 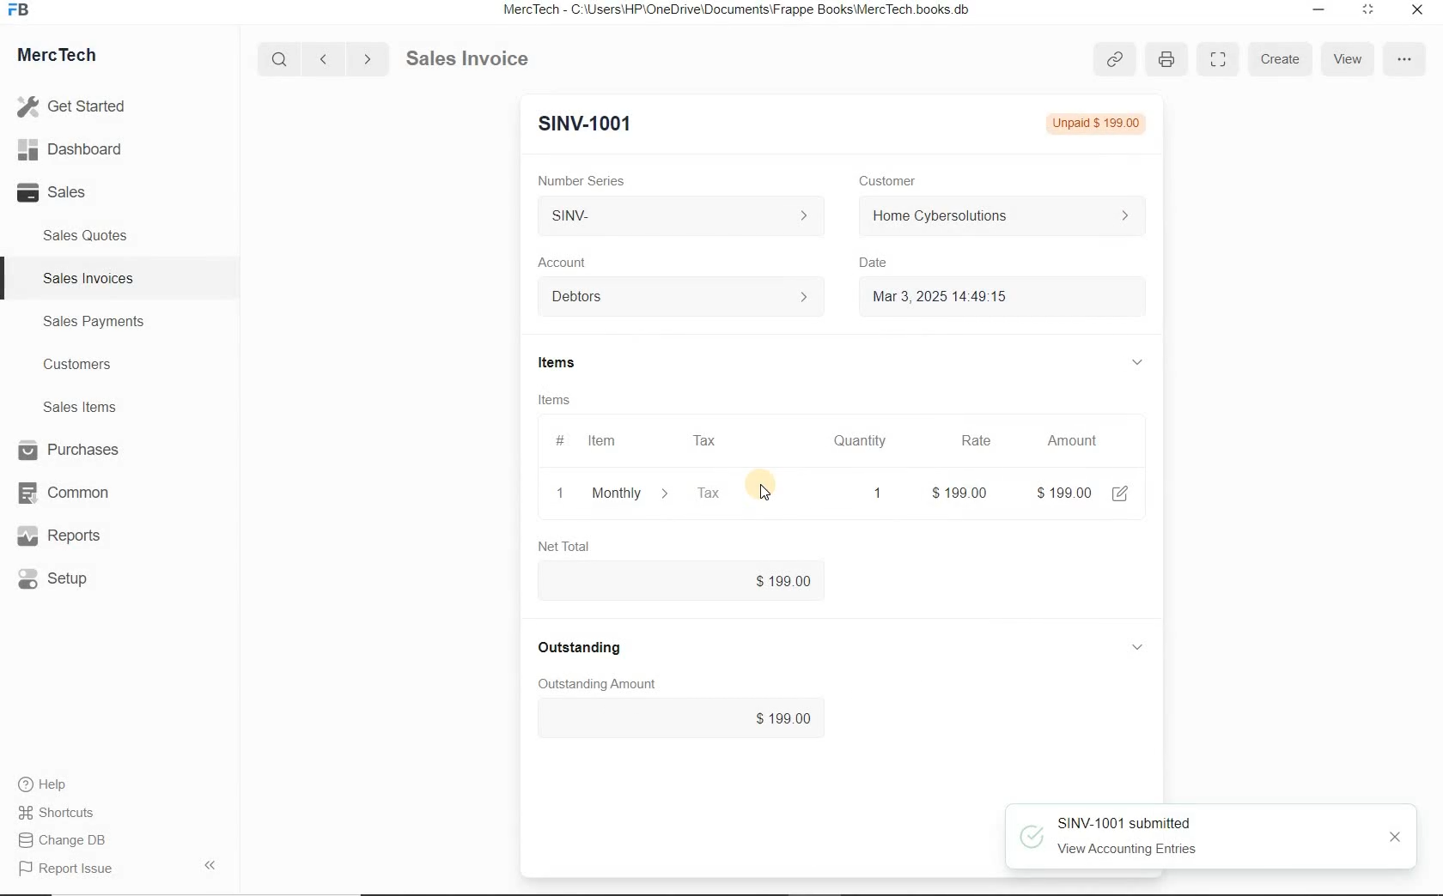 What do you see at coordinates (1098, 122) in the screenshot?
I see `Not submitted` at bounding box center [1098, 122].